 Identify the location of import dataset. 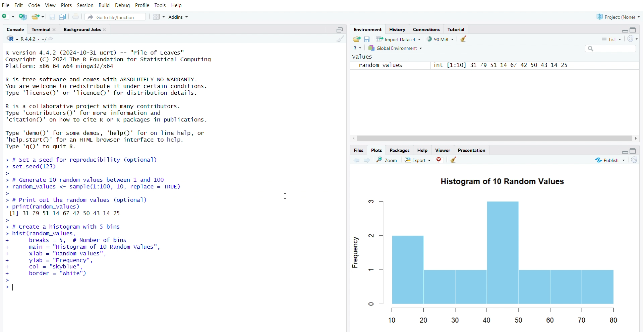
(399, 39).